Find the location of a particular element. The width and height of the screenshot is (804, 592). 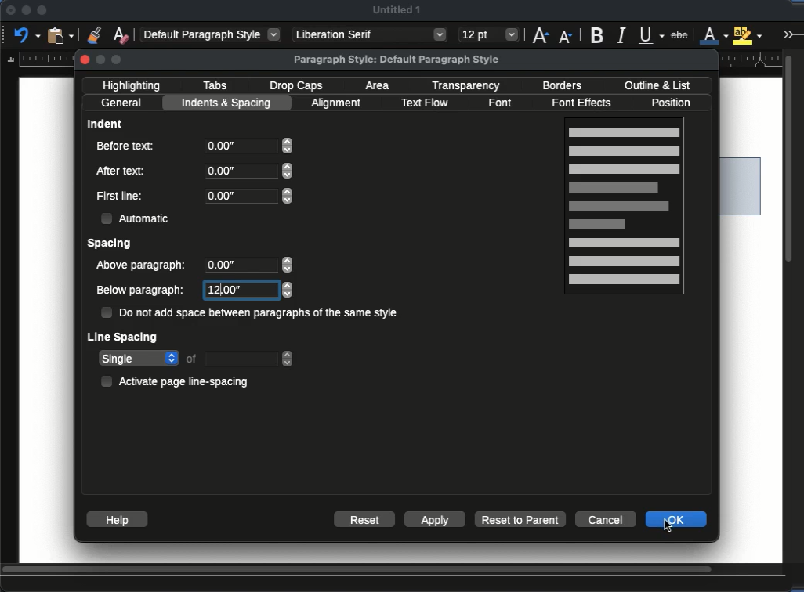

Liberation serif - font is located at coordinates (371, 34).